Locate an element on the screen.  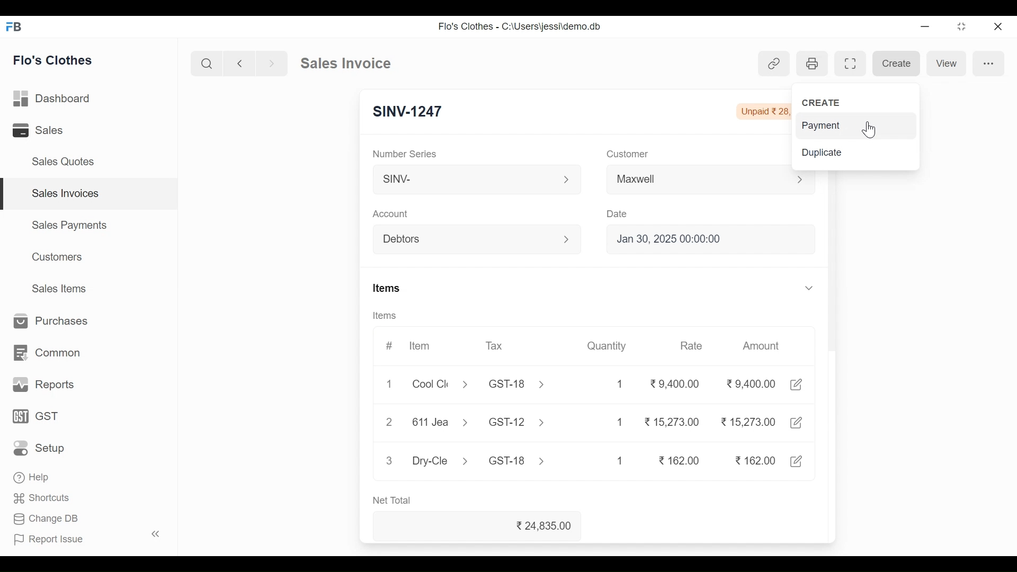
Sales Invoice is located at coordinates (345, 64).